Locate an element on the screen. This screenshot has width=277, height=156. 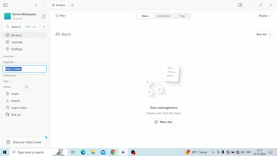
Display is located at coordinates (265, 16).